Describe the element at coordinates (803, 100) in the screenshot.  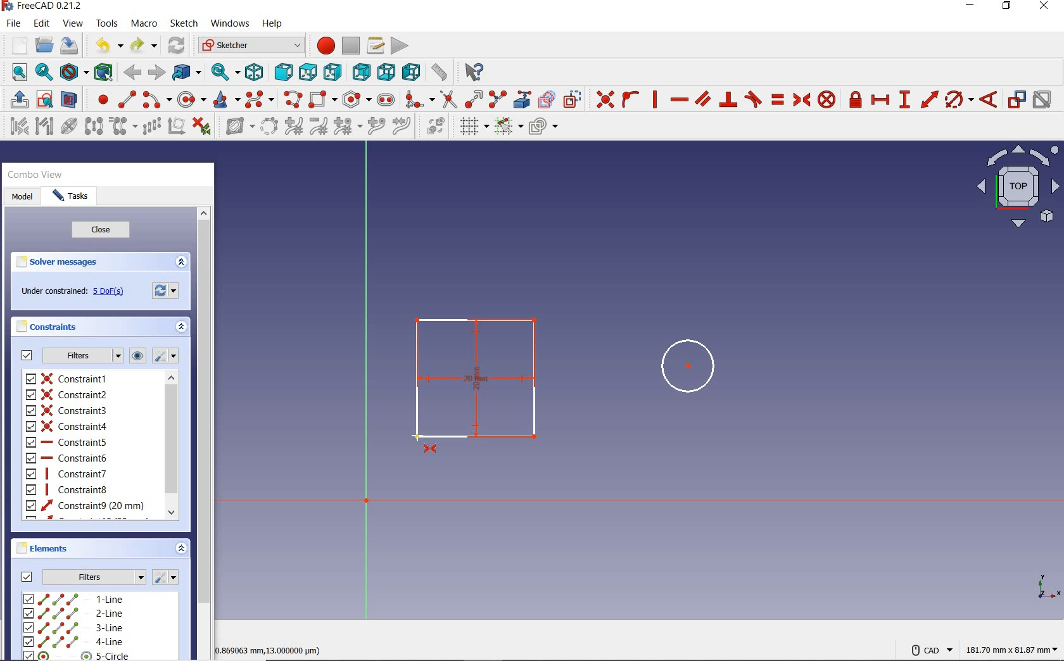
I see `constrain symmetrical` at that location.